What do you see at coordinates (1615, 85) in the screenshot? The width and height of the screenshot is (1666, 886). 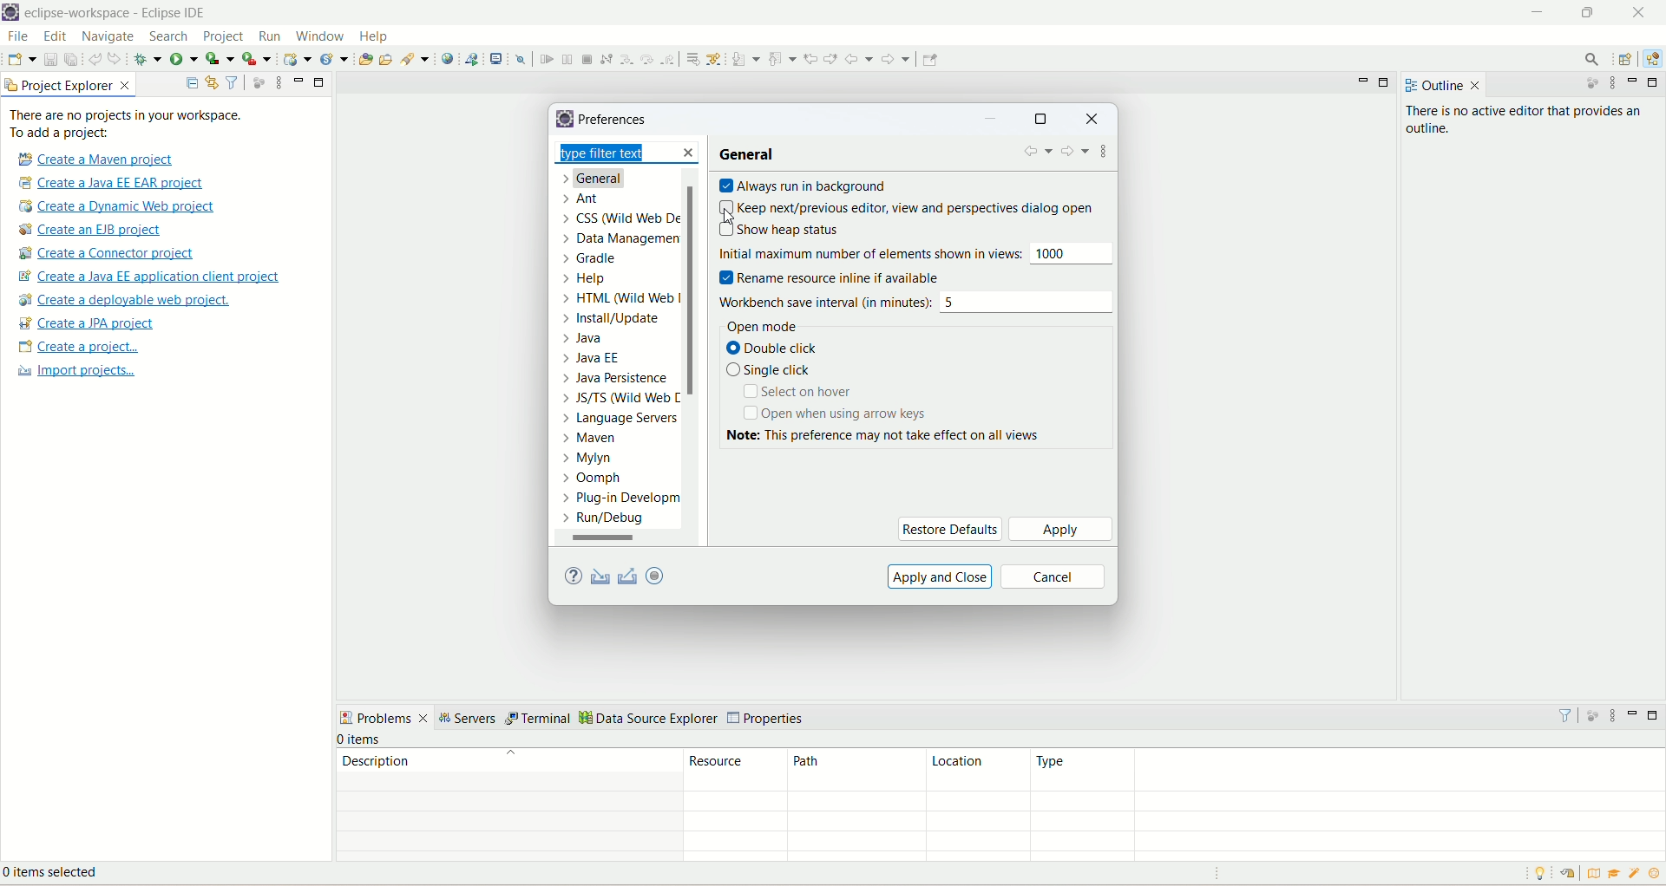 I see `view menu` at bounding box center [1615, 85].